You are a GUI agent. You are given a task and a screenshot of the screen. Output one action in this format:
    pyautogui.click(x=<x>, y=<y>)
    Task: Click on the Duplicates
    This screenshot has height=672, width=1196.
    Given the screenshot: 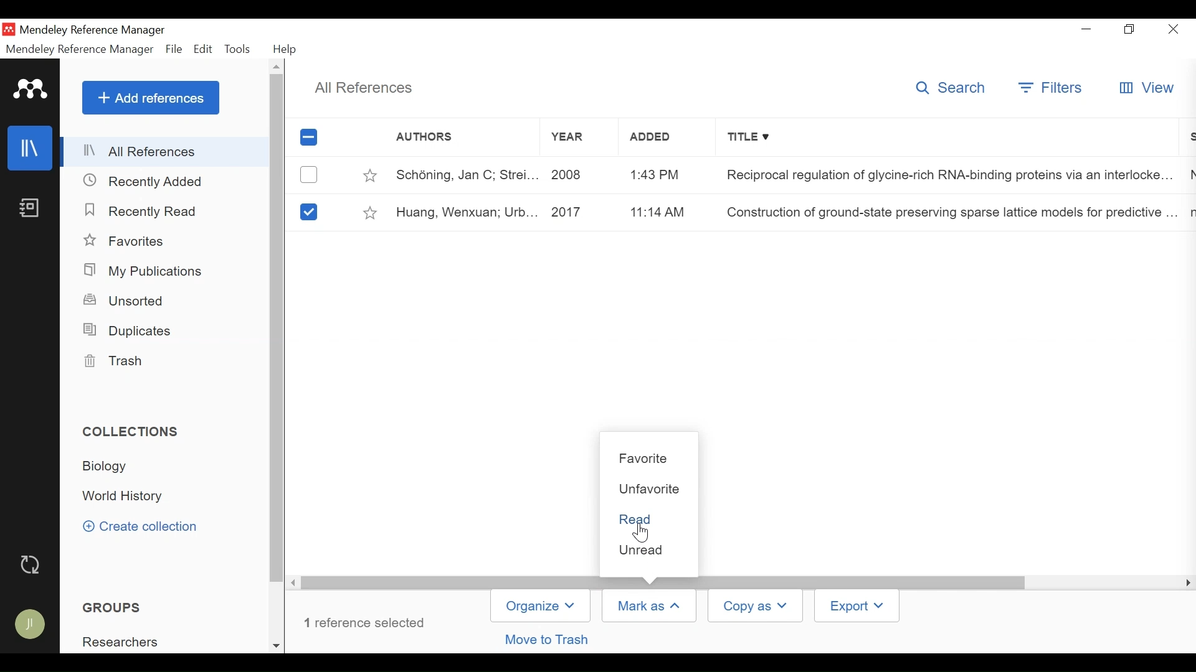 What is the action you would take?
    pyautogui.click(x=130, y=331)
    